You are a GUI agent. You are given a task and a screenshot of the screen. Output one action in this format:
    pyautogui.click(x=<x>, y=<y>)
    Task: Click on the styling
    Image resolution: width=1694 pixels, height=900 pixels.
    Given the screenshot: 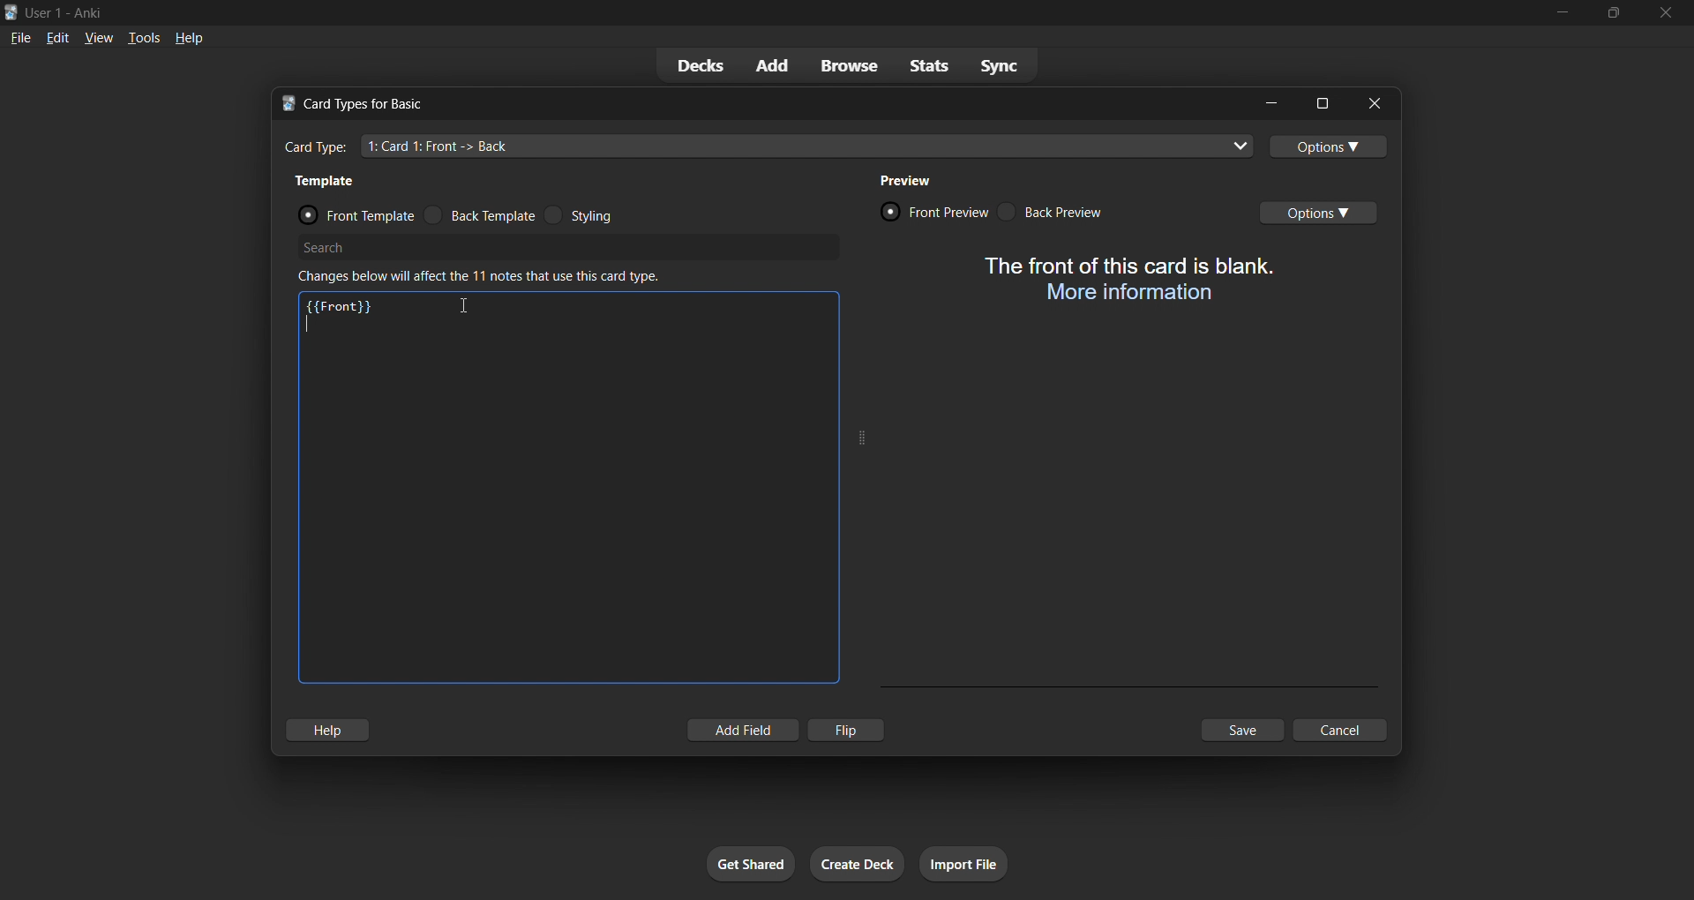 What is the action you would take?
    pyautogui.click(x=602, y=216)
    